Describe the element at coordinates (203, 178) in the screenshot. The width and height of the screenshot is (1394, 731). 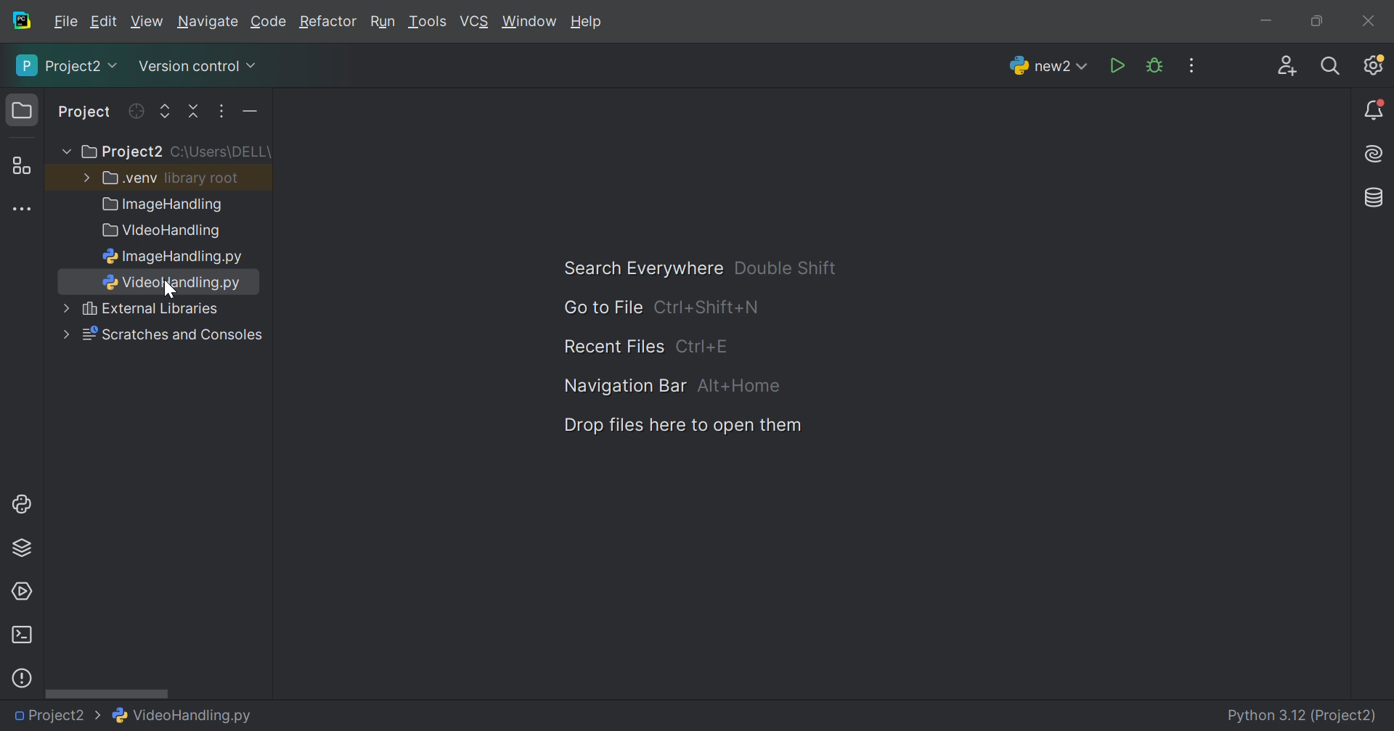
I see `library root` at that location.